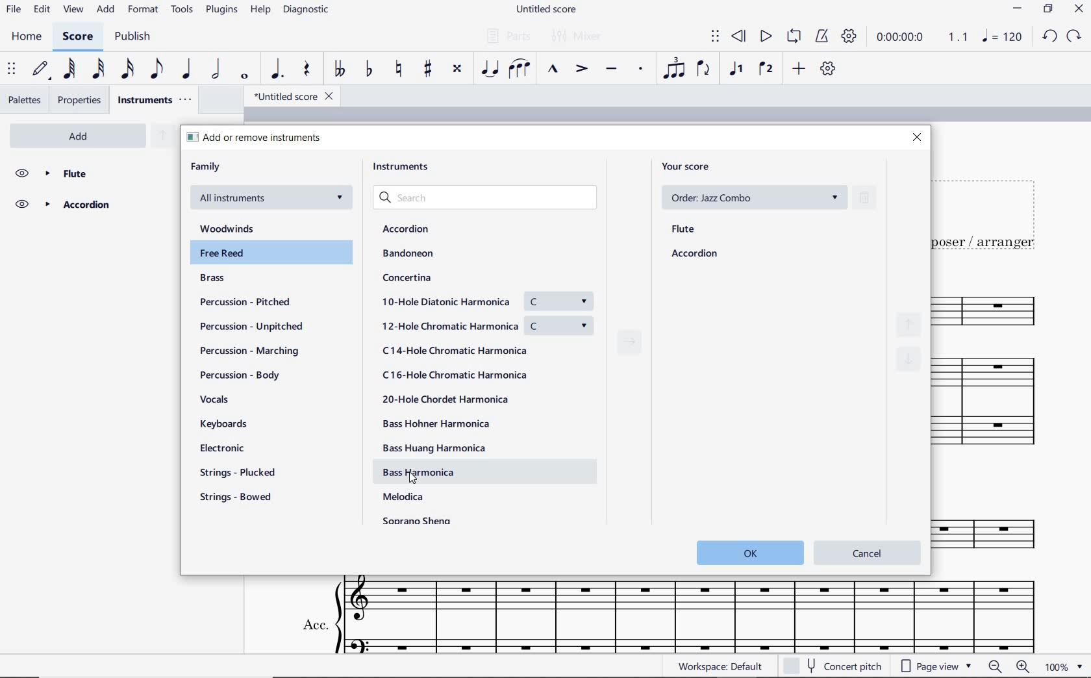 Image resolution: width=1091 pixels, height=678 pixels. What do you see at coordinates (521, 69) in the screenshot?
I see `slur` at bounding box center [521, 69].